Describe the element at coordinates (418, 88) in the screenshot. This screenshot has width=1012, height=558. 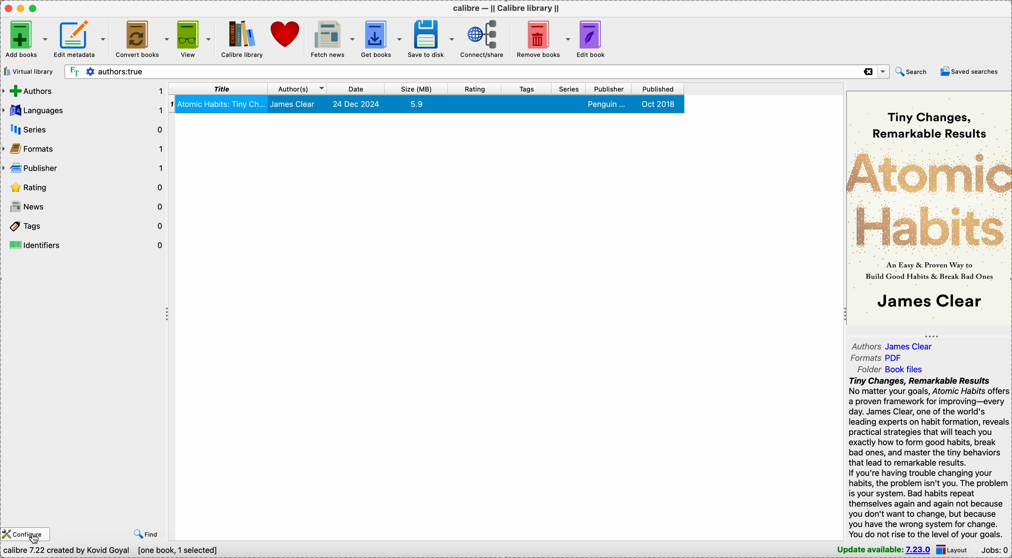
I see `size (MB)` at that location.